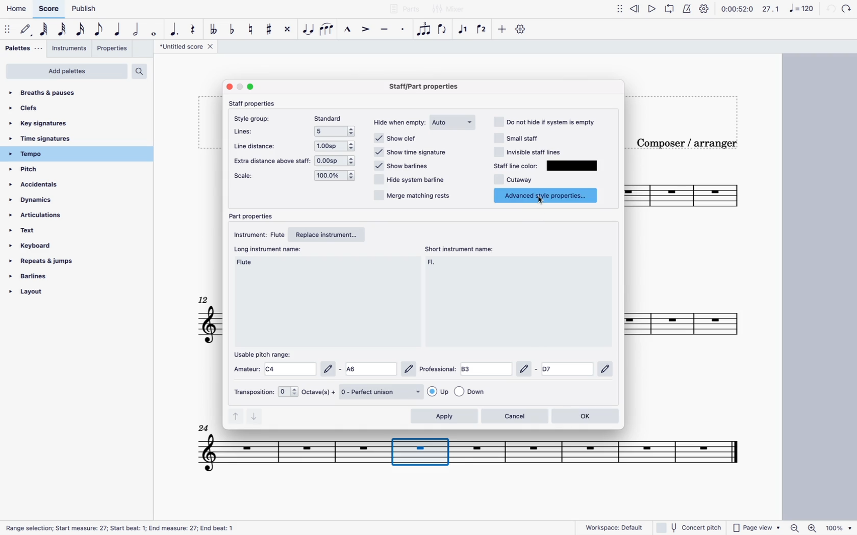 This screenshot has width=857, height=535. Describe the element at coordinates (615, 527) in the screenshot. I see `workspace` at that location.